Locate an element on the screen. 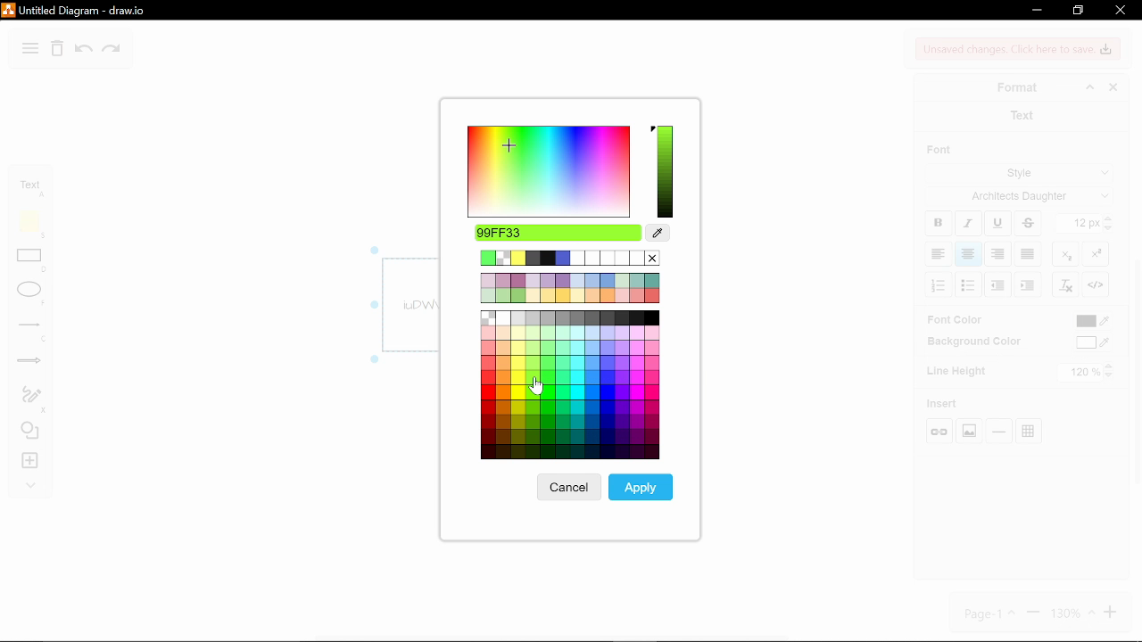 This screenshot has width=1142, height=642. increase line height is located at coordinates (1111, 364).